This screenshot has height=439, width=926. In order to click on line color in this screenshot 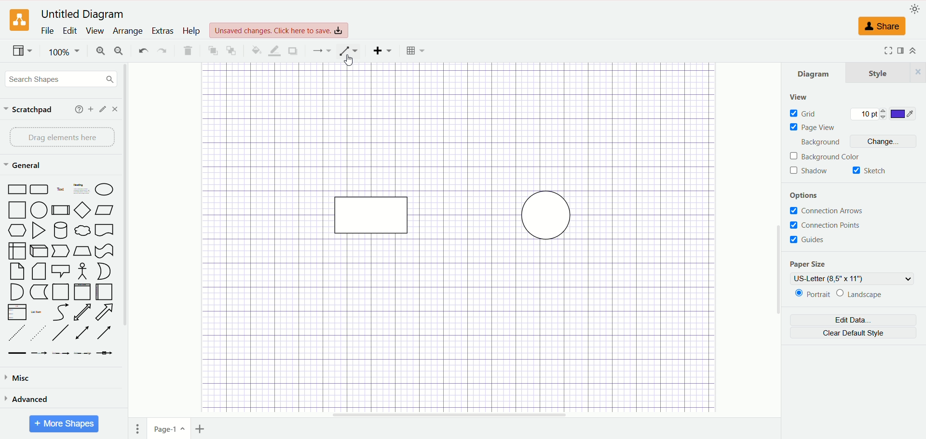, I will do `click(275, 51)`.